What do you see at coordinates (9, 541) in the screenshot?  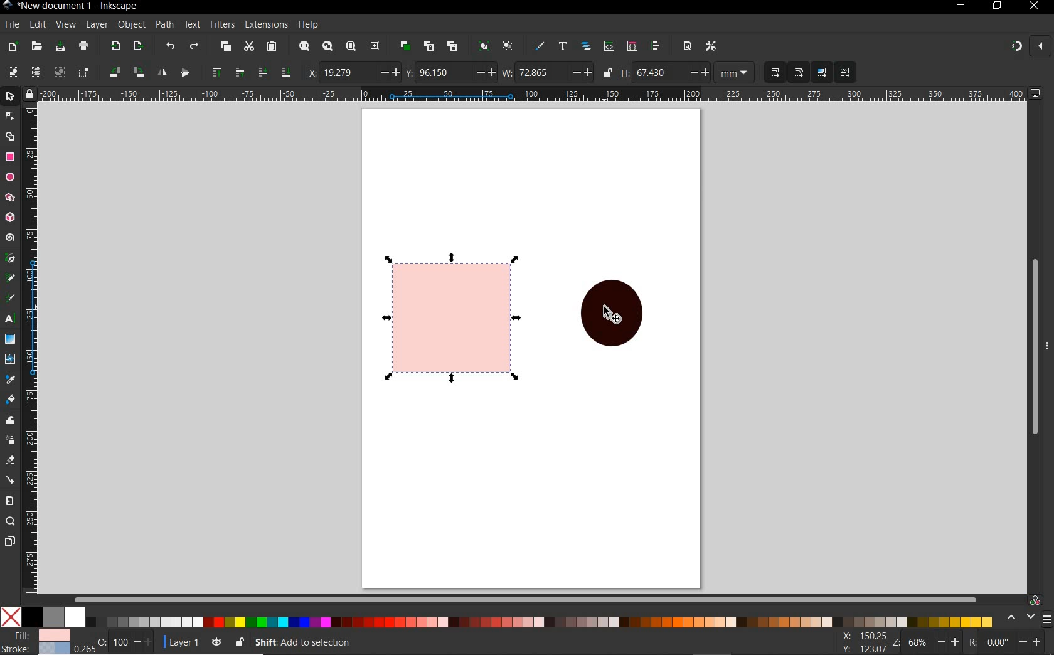 I see `page tool` at bounding box center [9, 541].